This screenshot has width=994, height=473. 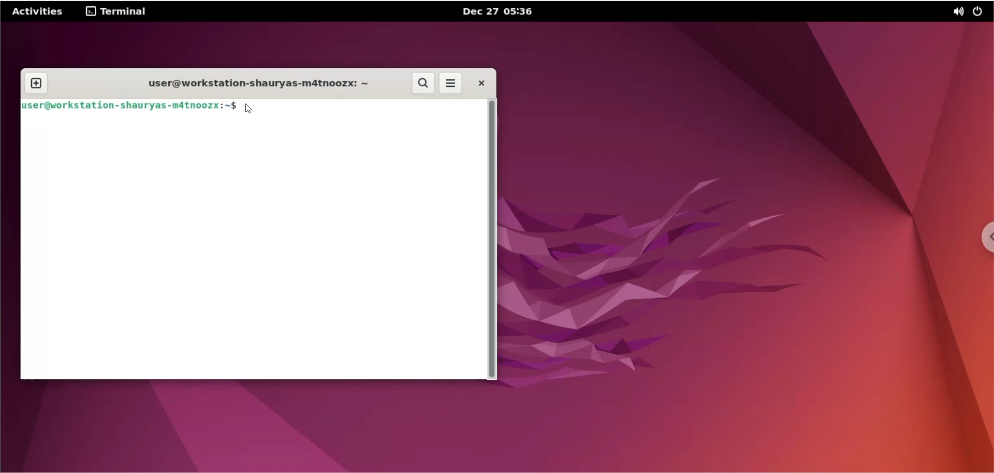 I want to click on user@workstation-shauryas-m4tnoozx: ~, so click(x=251, y=82).